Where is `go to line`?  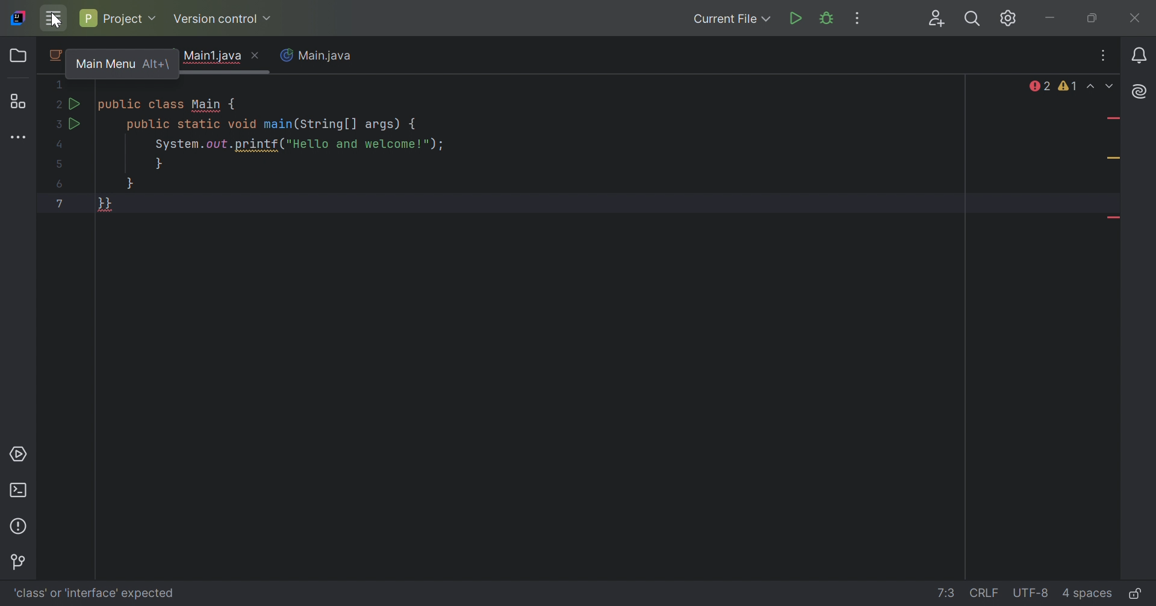
go to line is located at coordinates (946, 594).